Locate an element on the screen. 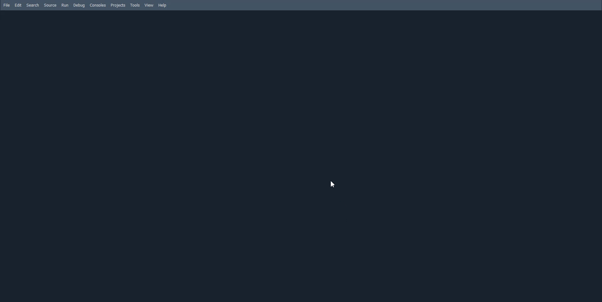 The width and height of the screenshot is (602, 302). File is located at coordinates (6, 5).